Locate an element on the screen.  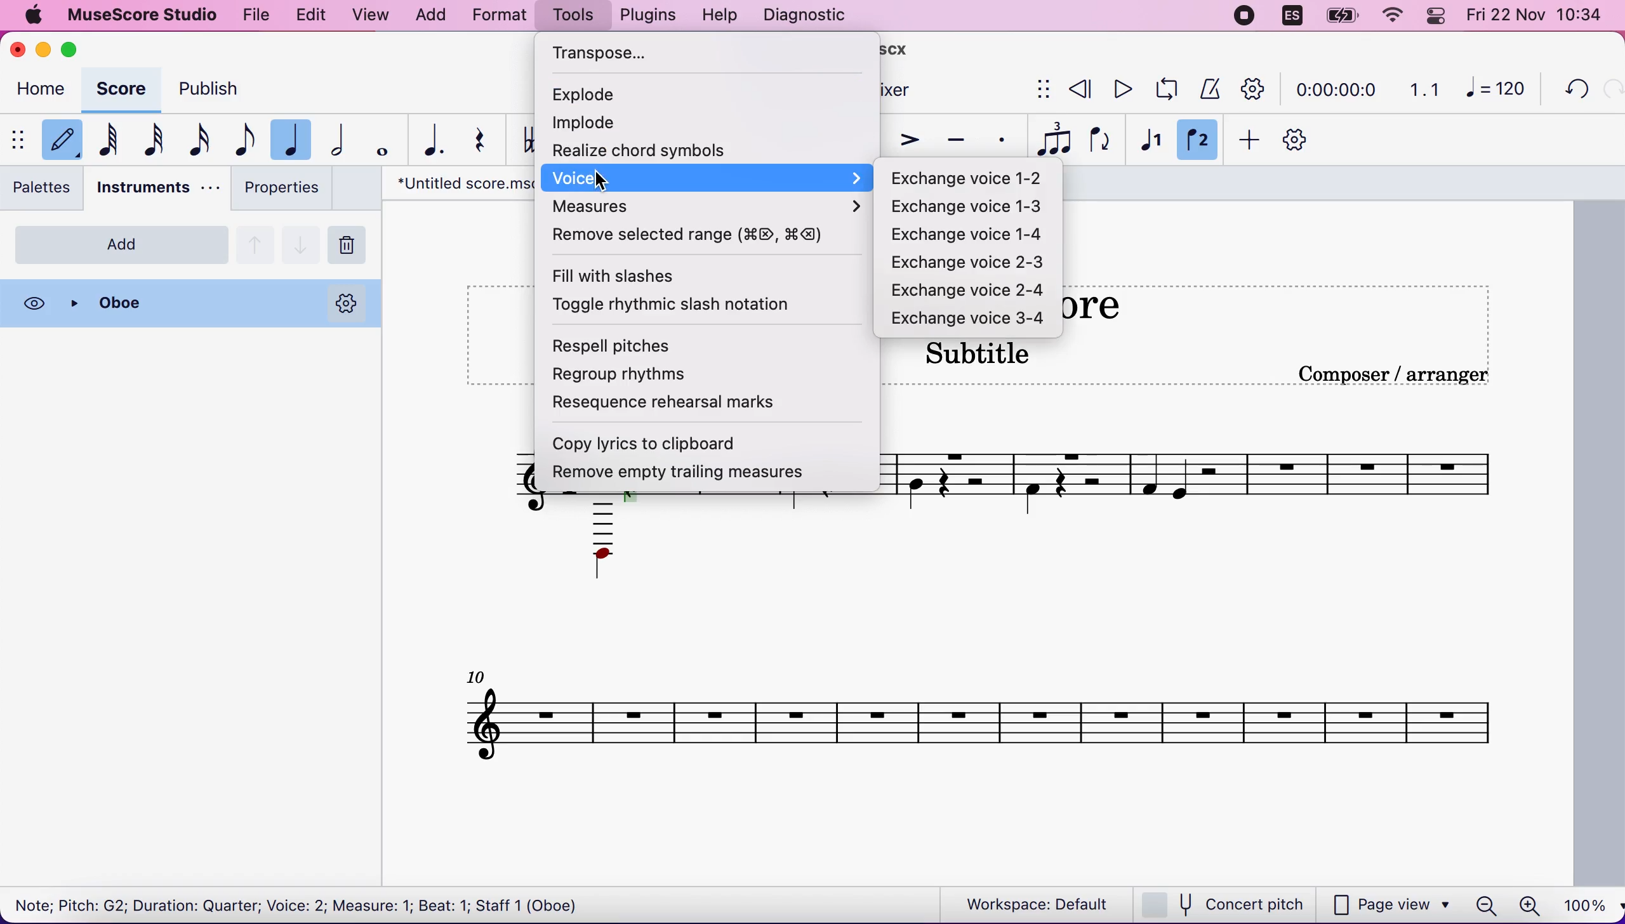
go up is located at coordinates (255, 243).